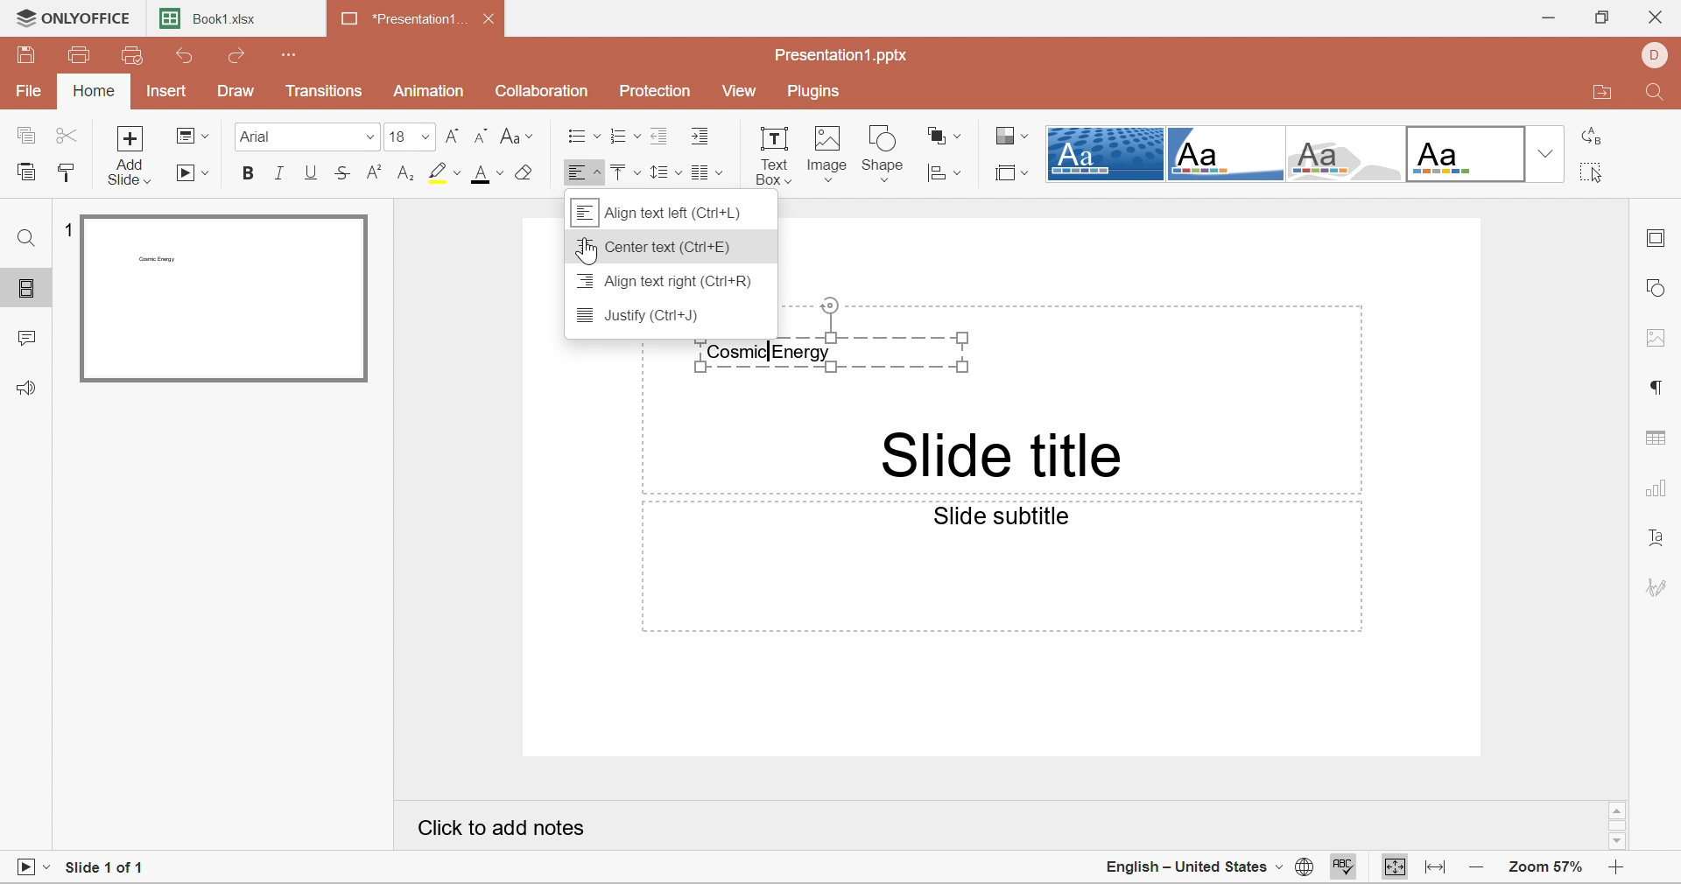  What do you see at coordinates (243, 58) in the screenshot?
I see `Redo` at bounding box center [243, 58].